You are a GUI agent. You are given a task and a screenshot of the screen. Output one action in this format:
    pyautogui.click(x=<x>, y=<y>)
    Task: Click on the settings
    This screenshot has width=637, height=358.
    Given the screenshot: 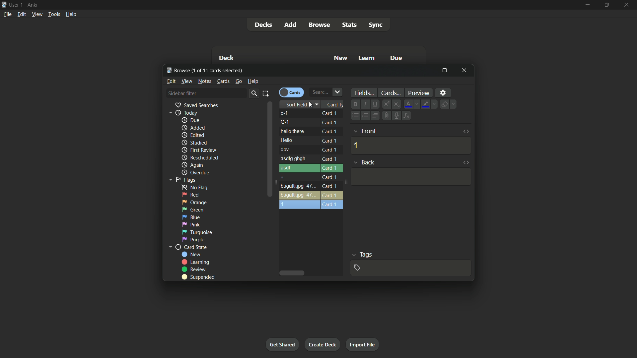 What is the action you would take?
    pyautogui.click(x=443, y=92)
    